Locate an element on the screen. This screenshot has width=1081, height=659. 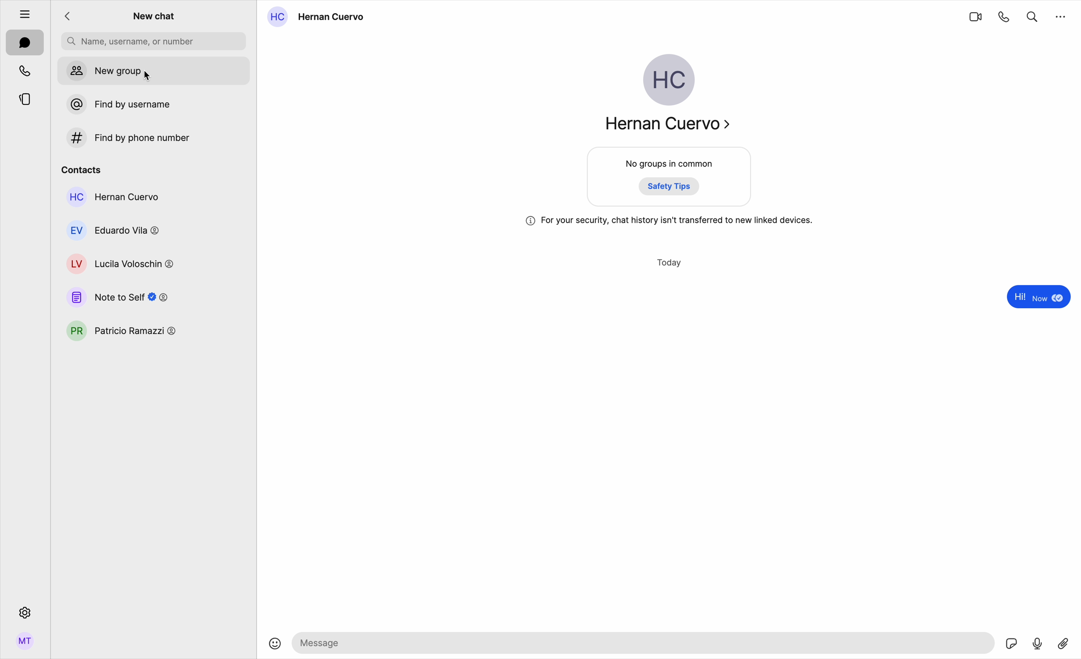
find by username is located at coordinates (115, 104).